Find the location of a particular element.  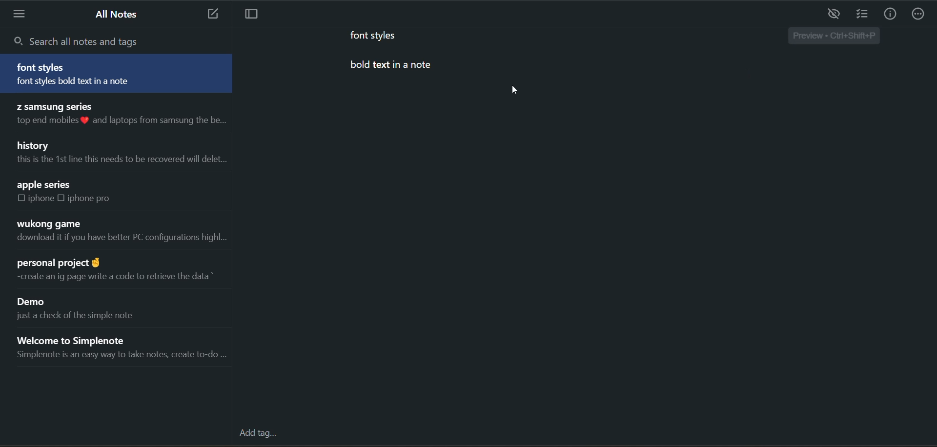

Welcome to Simplenote is located at coordinates (85, 338).